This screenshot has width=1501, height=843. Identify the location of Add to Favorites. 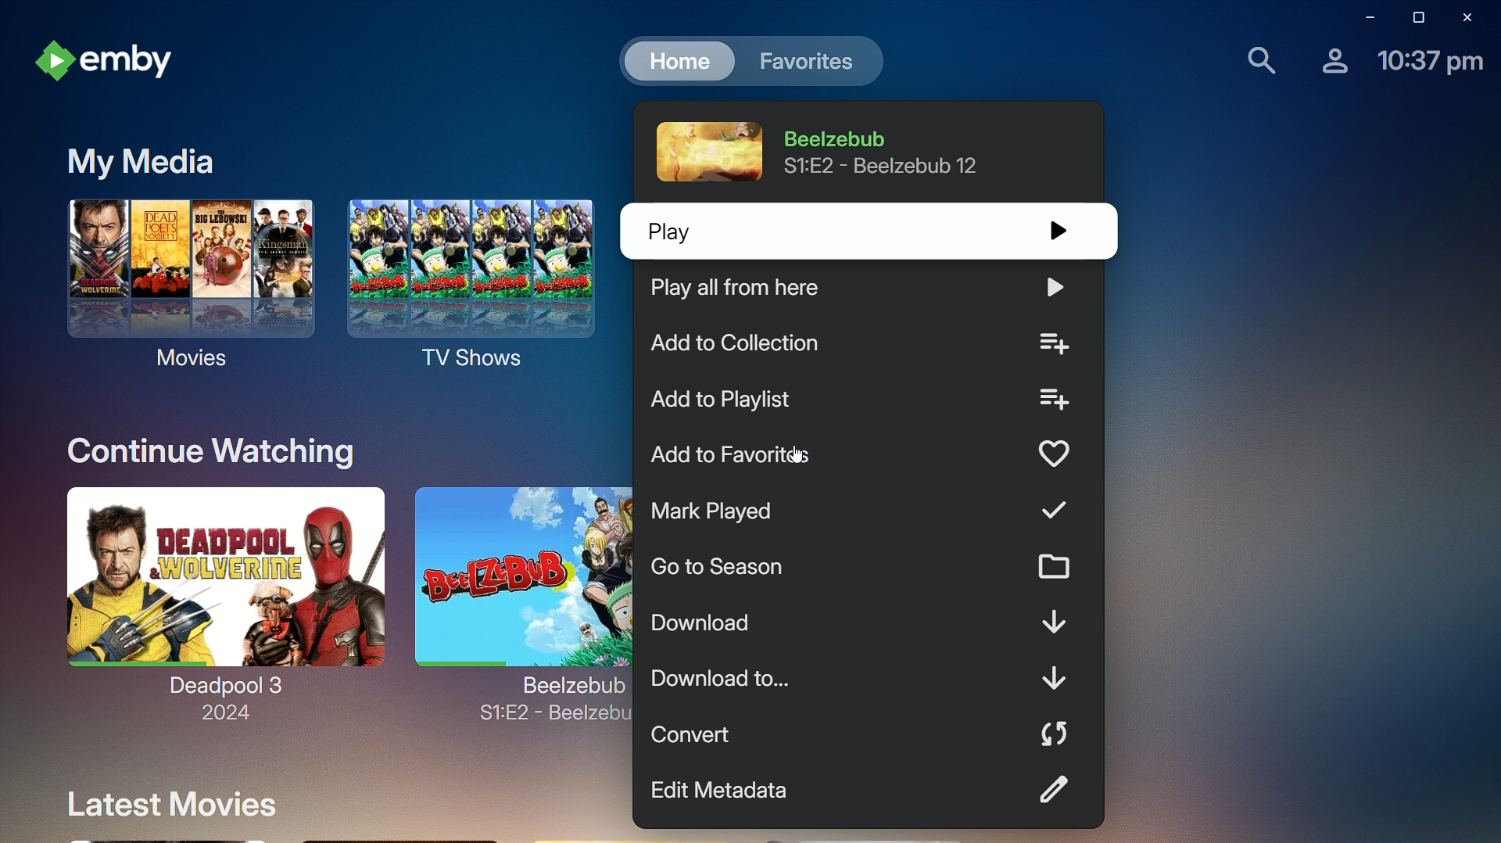
(864, 456).